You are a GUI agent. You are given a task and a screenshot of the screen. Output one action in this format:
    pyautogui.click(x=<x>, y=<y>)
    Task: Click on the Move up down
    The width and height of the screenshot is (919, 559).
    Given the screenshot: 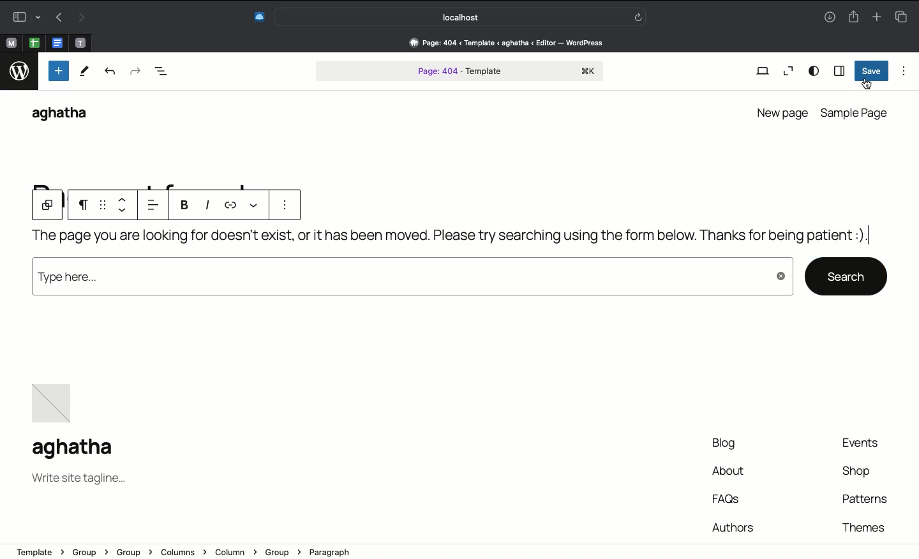 What is the action you would take?
    pyautogui.click(x=125, y=205)
    